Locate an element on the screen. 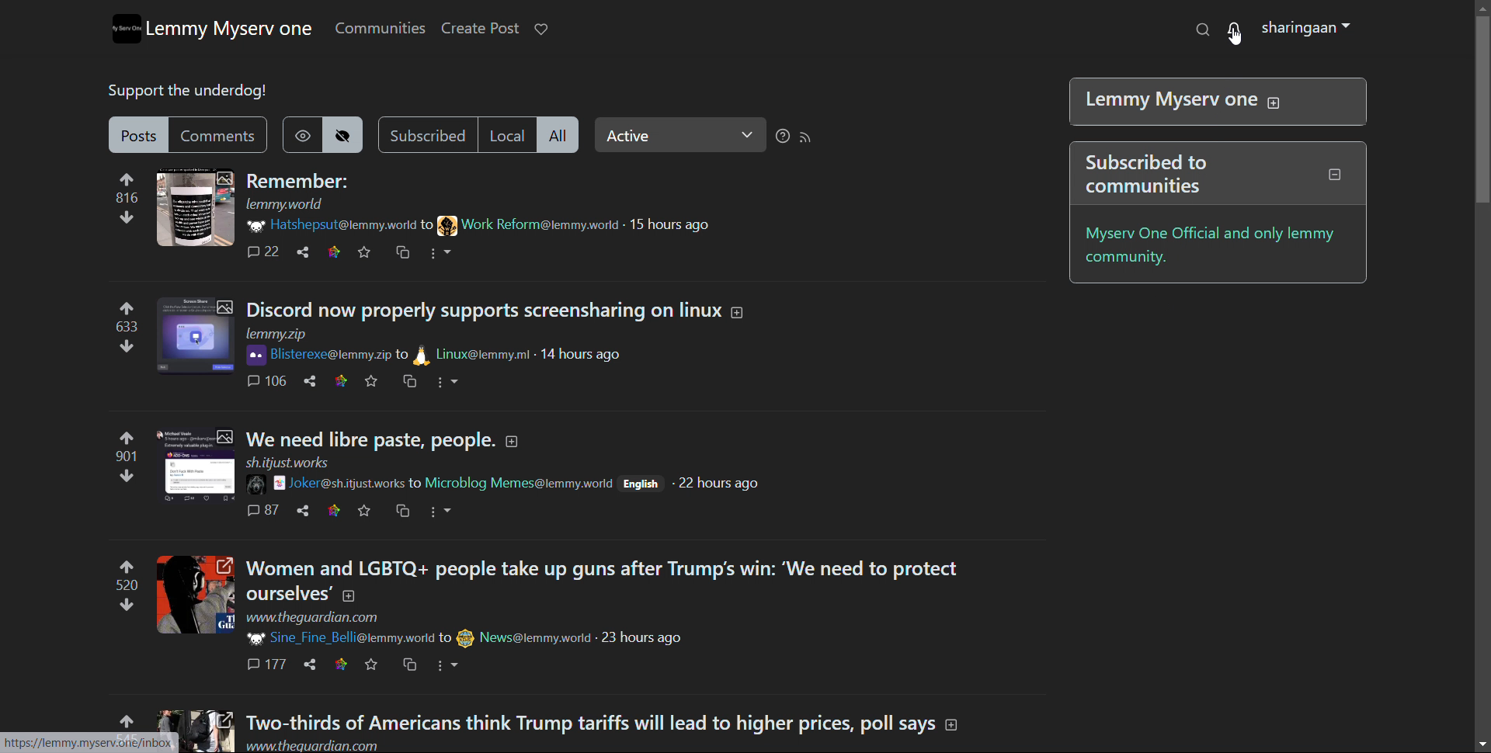  English (language) is located at coordinates (641, 483).